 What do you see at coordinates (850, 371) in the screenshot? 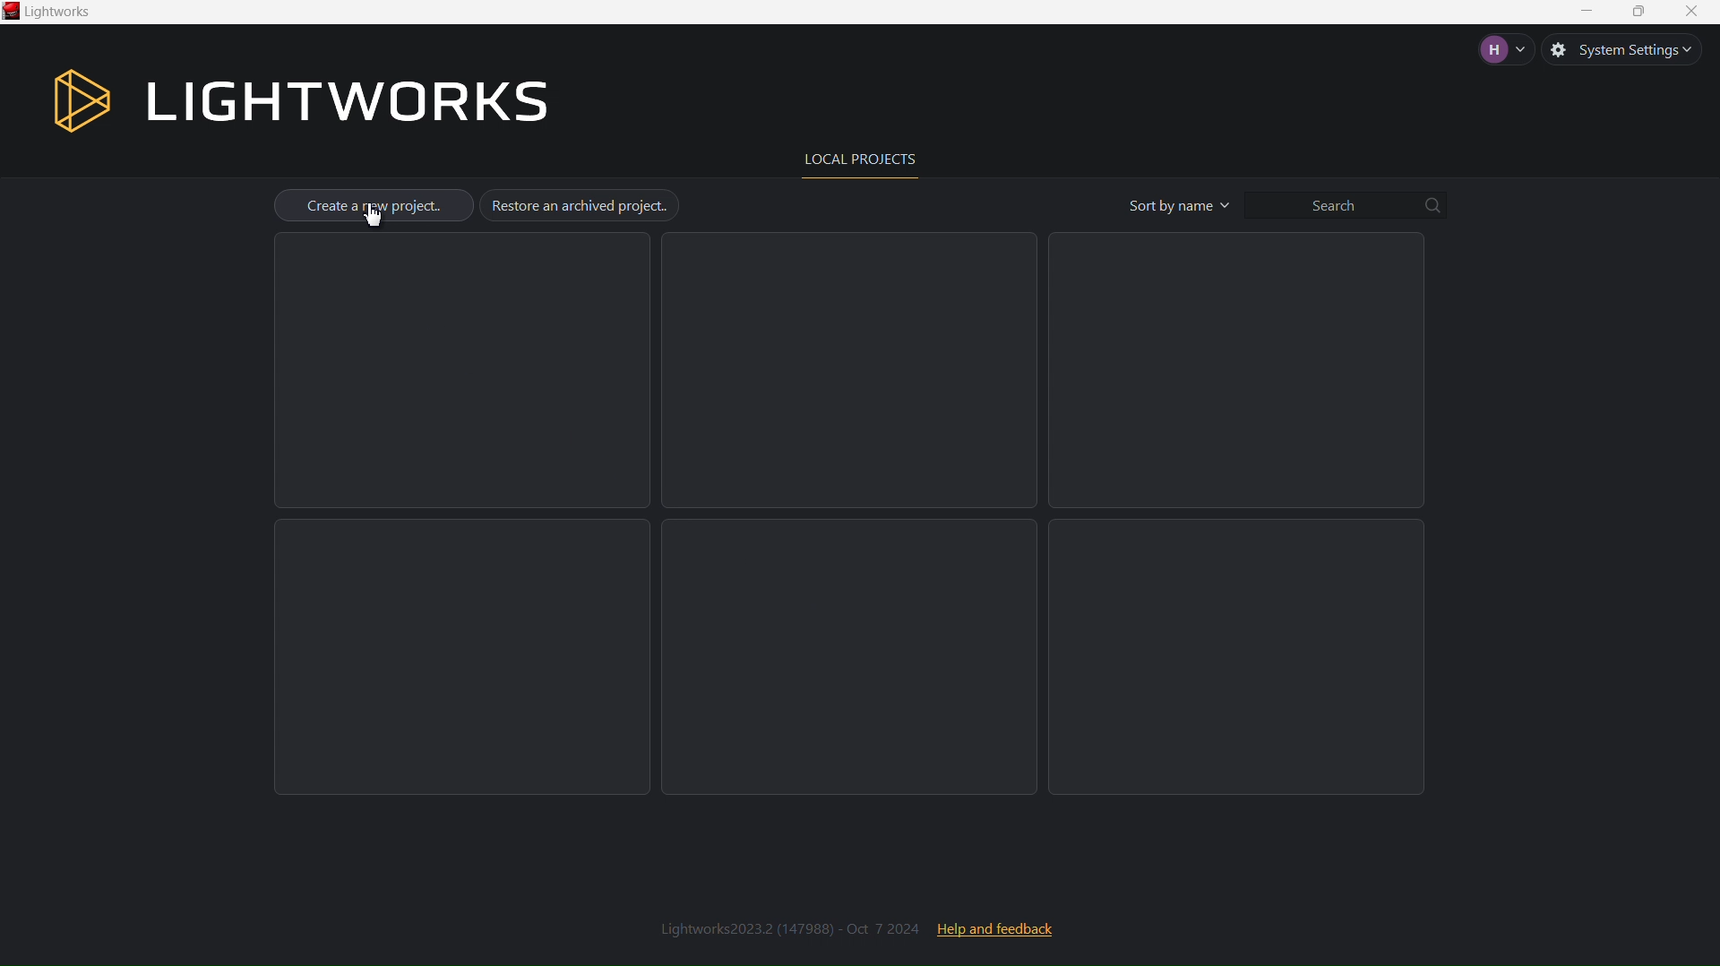
I see `Empty Project` at bounding box center [850, 371].